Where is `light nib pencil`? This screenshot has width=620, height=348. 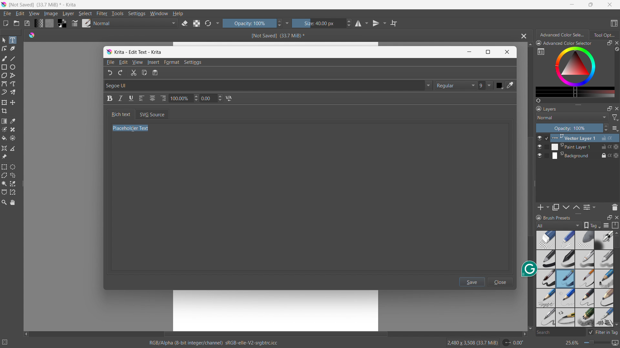 light nib pencil is located at coordinates (565, 298).